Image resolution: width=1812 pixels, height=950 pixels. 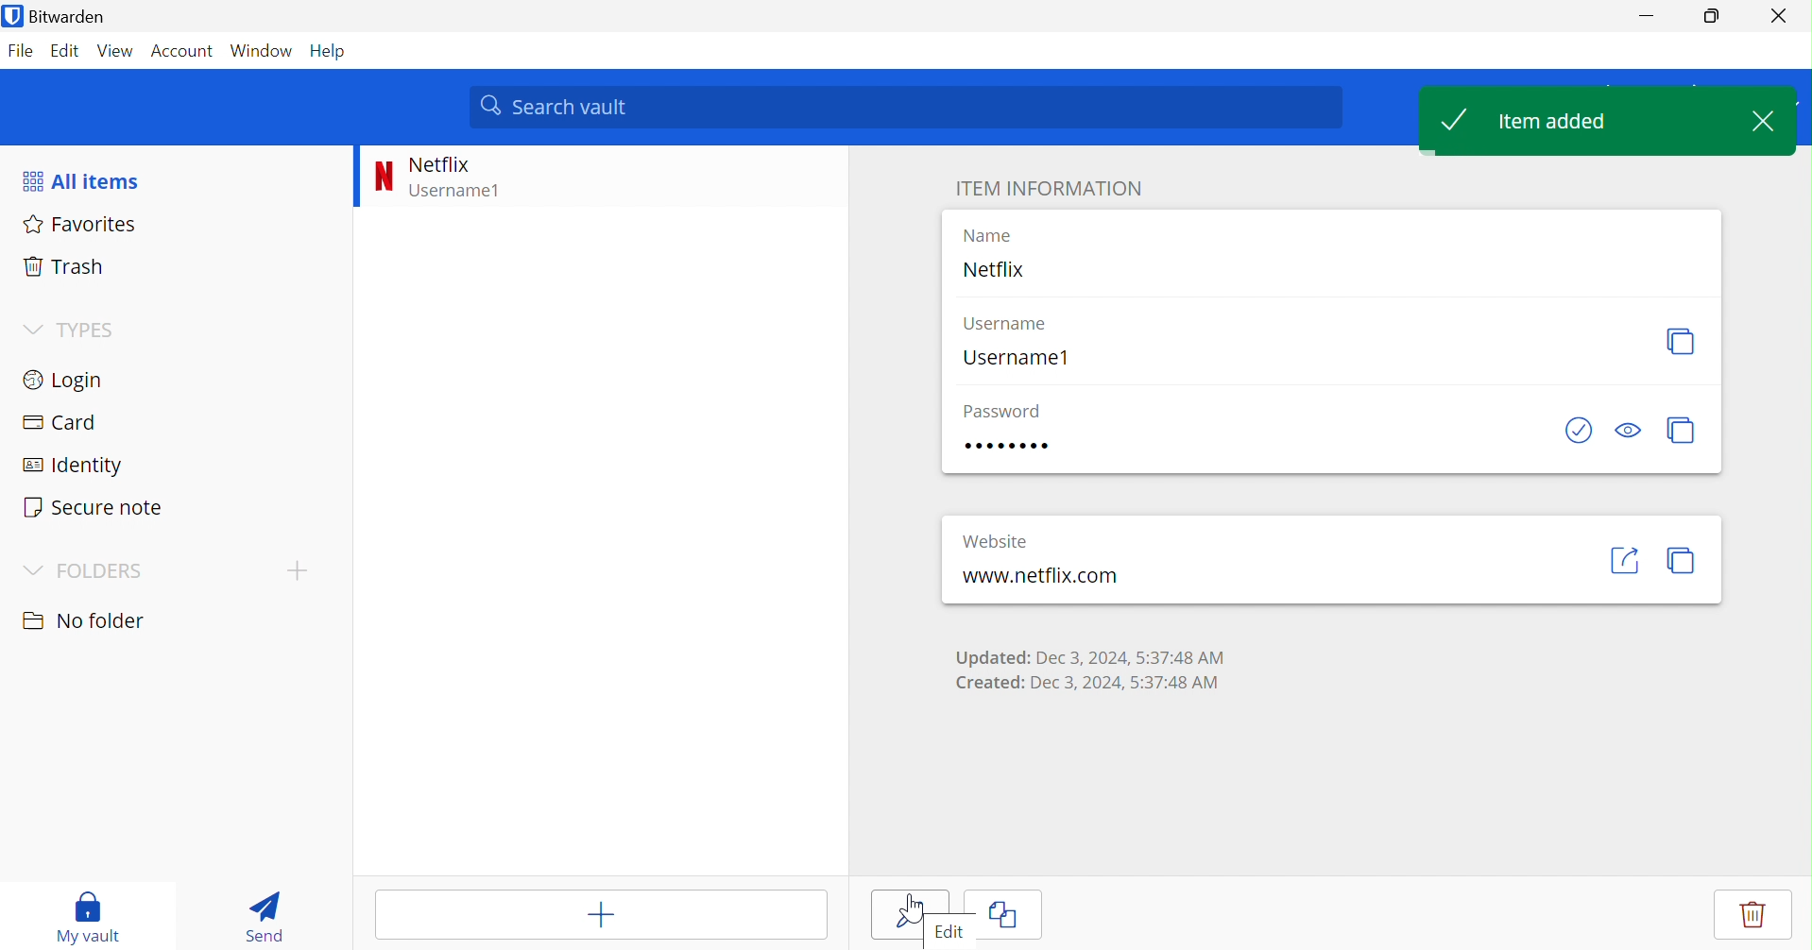 What do you see at coordinates (57, 419) in the screenshot?
I see `Card` at bounding box center [57, 419].